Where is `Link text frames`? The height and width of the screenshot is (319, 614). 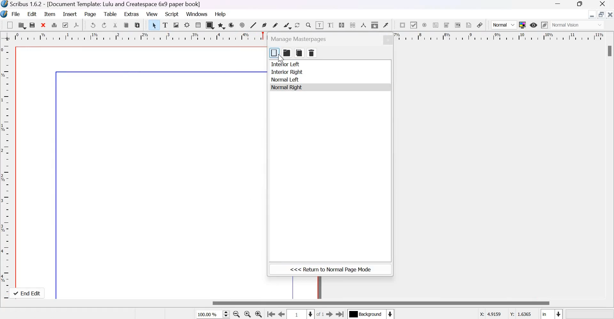 Link text frames is located at coordinates (341, 25).